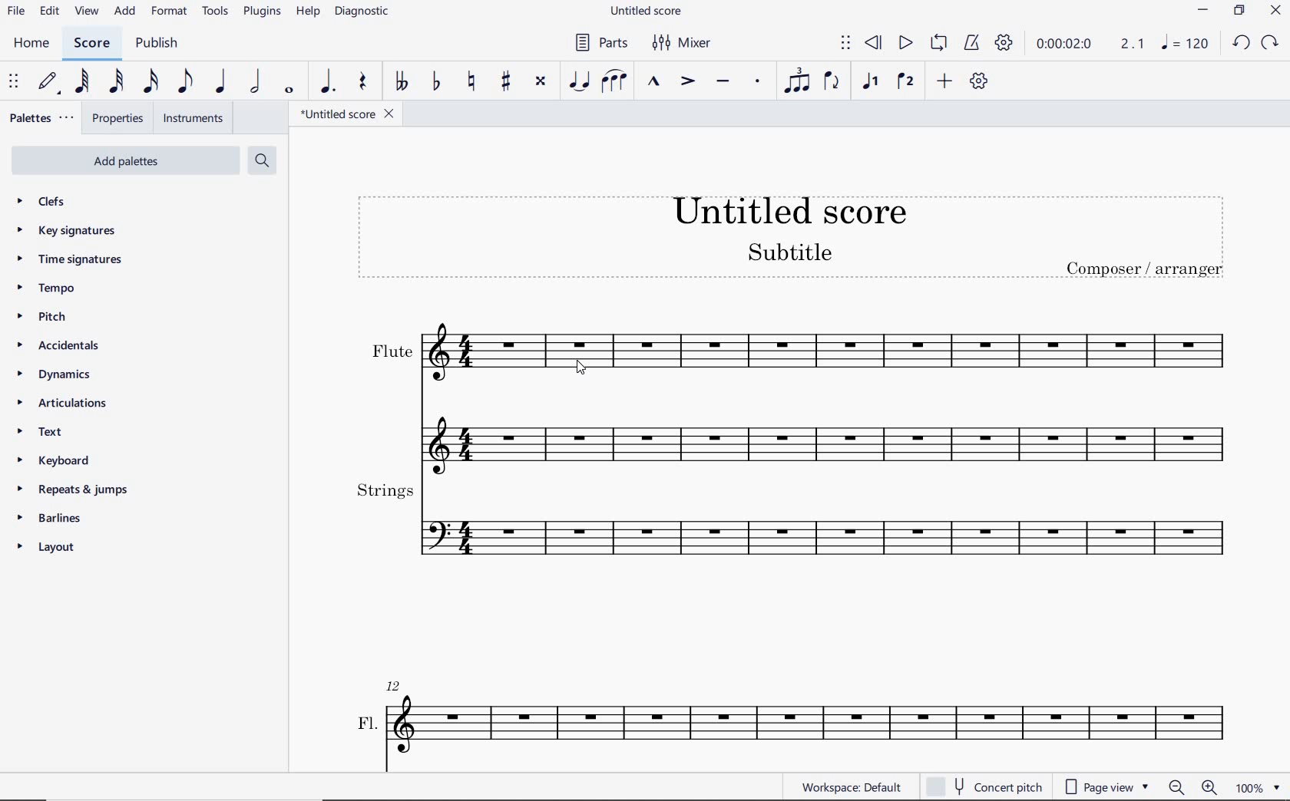  What do you see at coordinates (613, 81) in the screenshot?
I see `SLUR` at bounding box center [613, 81].